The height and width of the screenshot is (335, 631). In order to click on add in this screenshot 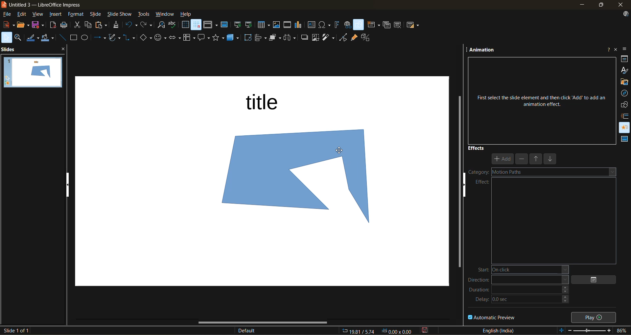, I will do `click(504, 159)`.